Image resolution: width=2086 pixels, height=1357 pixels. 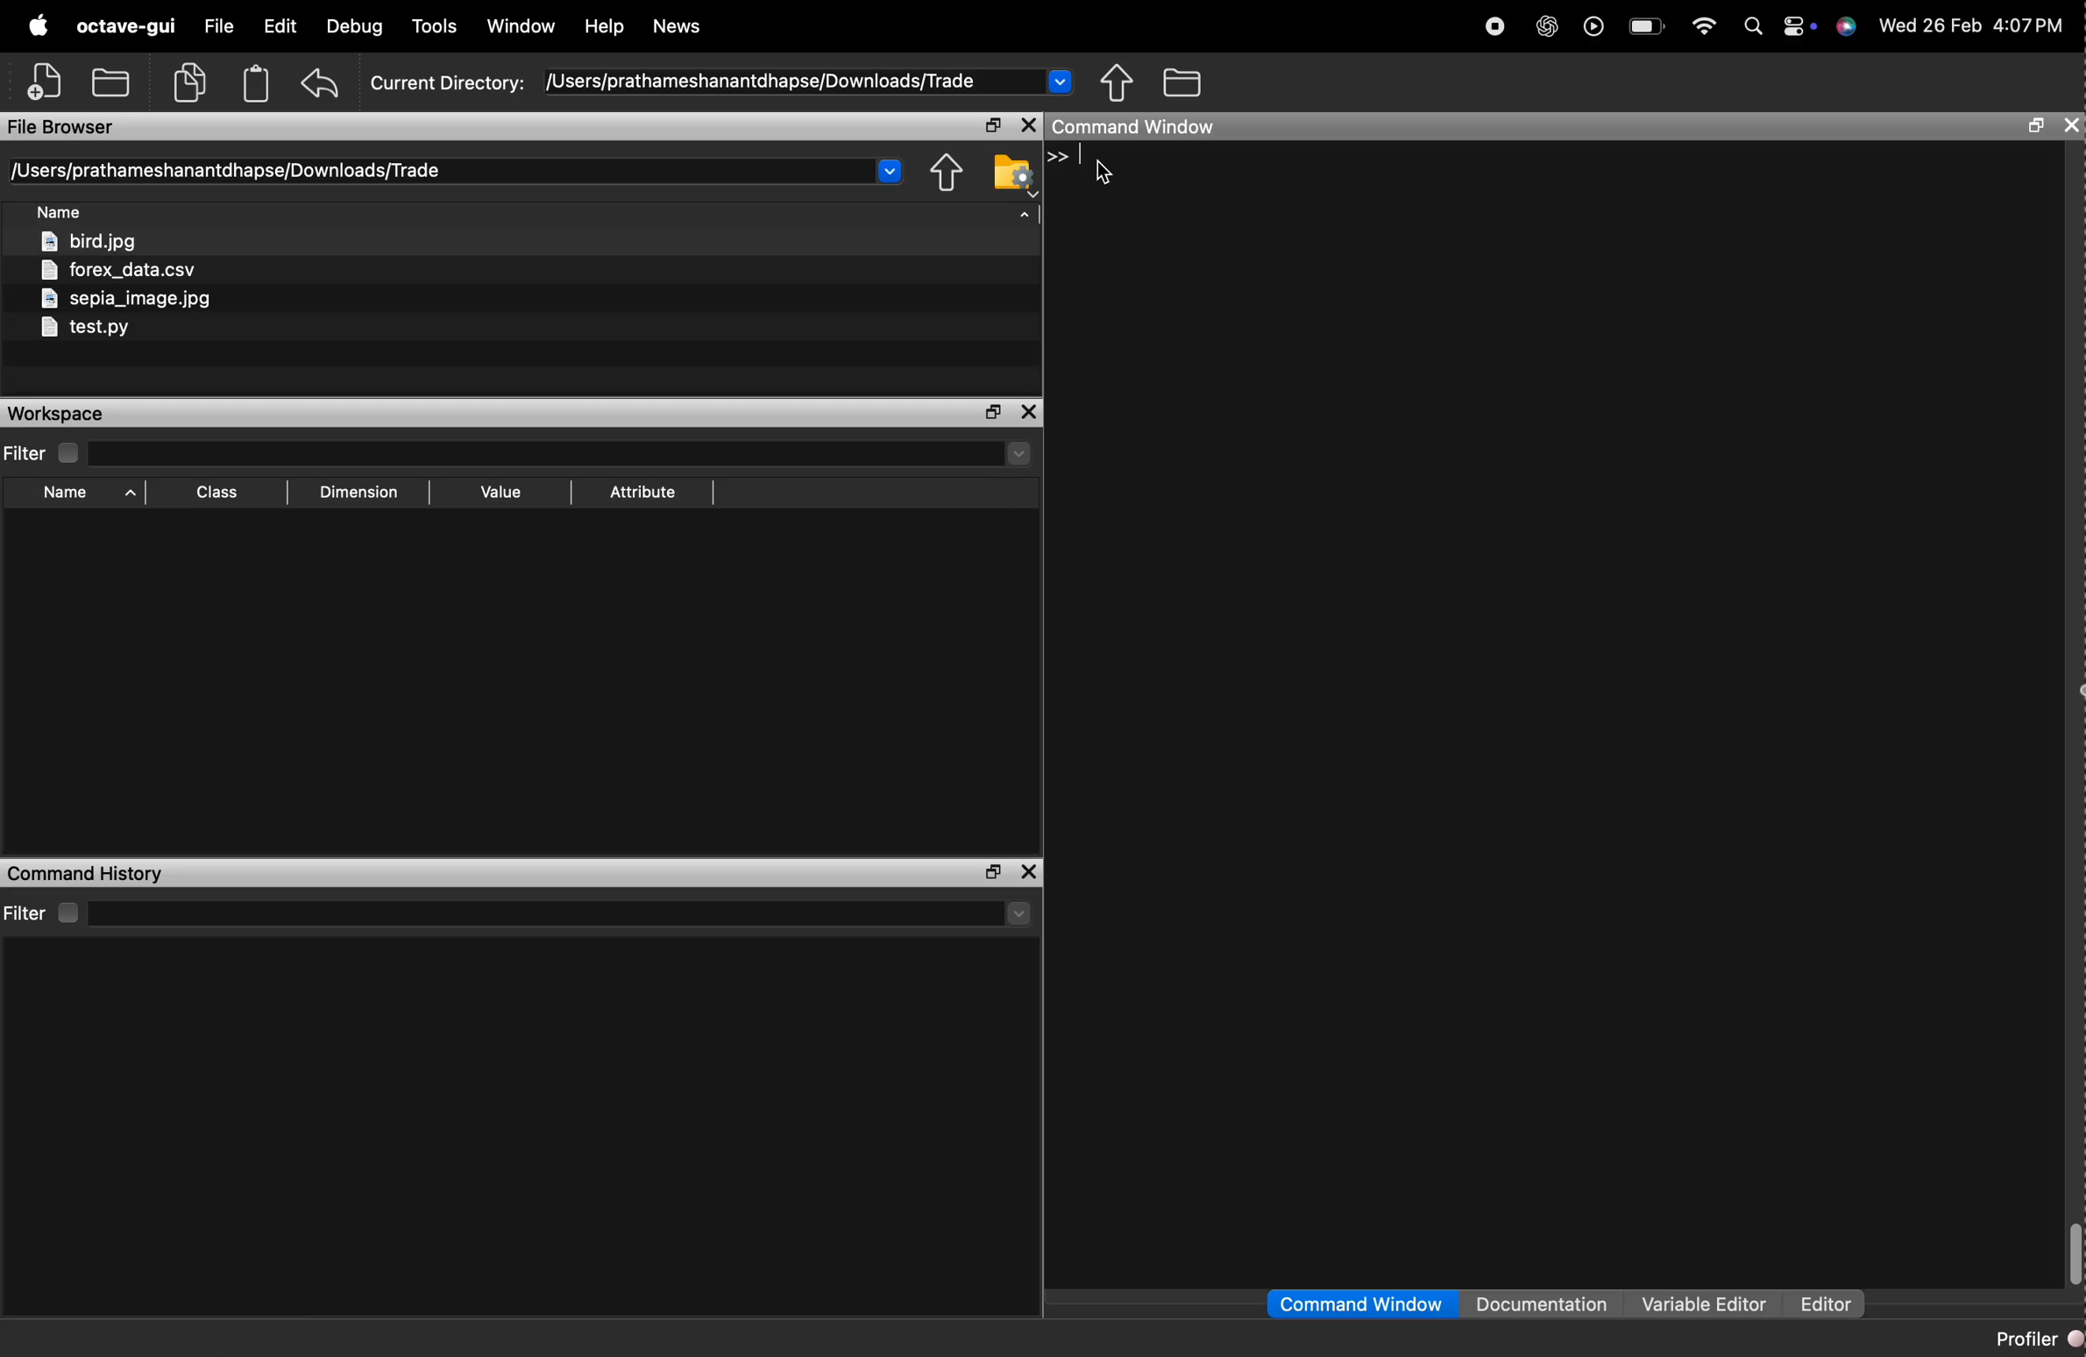 I want to click on apple, so click(x=39, y=25).